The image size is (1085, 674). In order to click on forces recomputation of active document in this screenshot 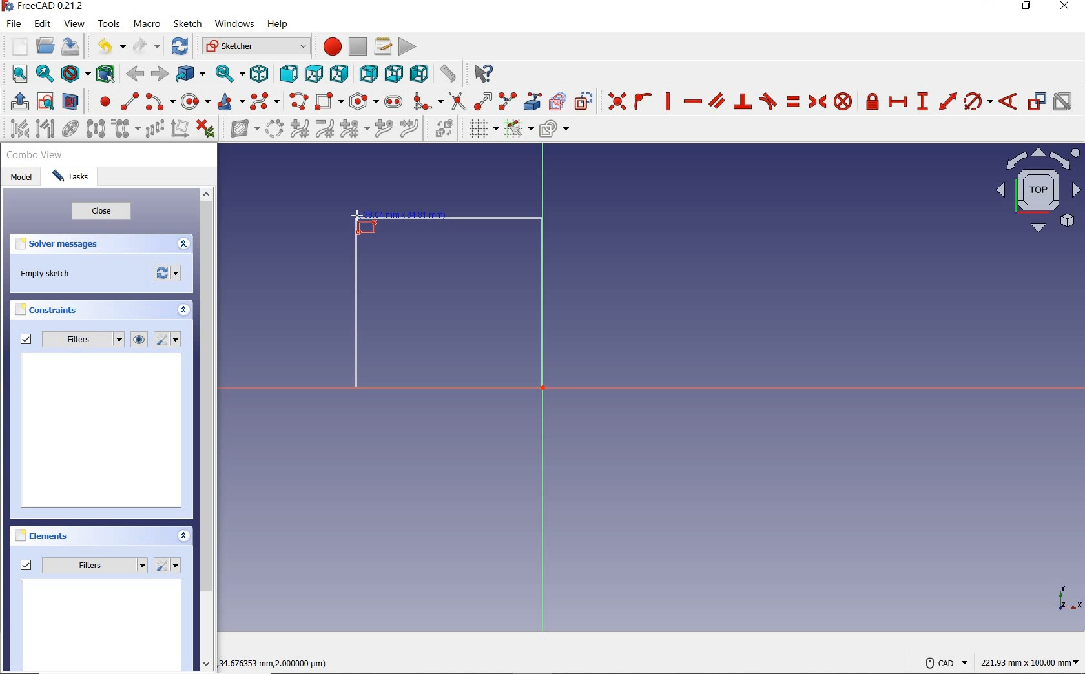, I will do `click(169, 276)`.